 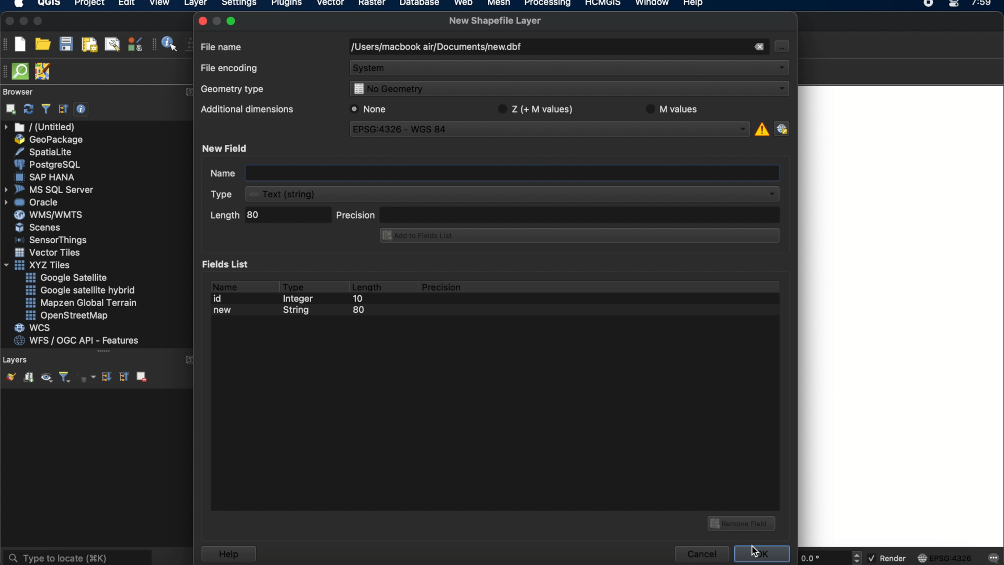 I want to click on sap hana, so click(x=47, y=177).